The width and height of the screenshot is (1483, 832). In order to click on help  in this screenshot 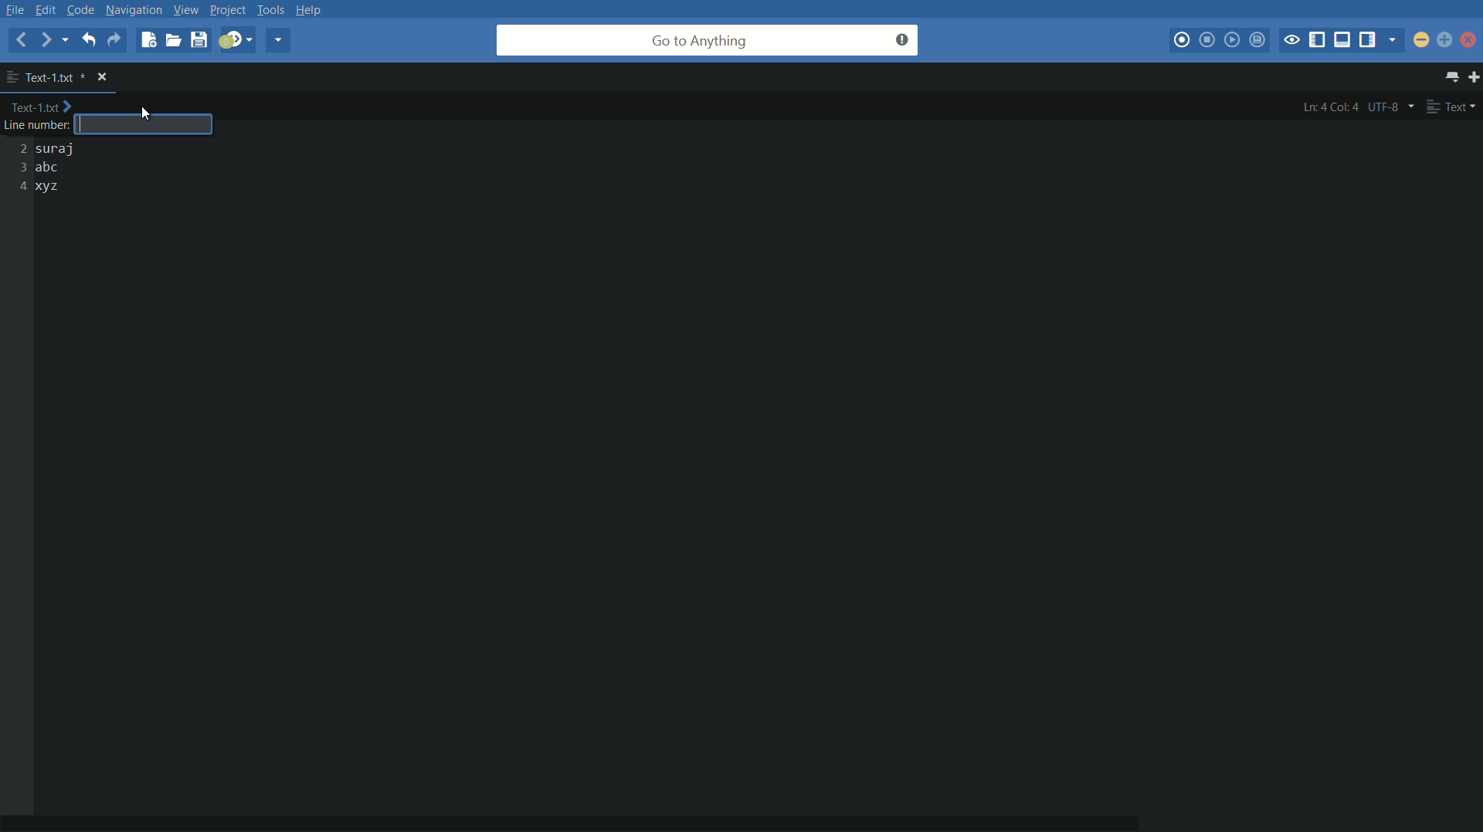, I will do `click(314, 9)`.